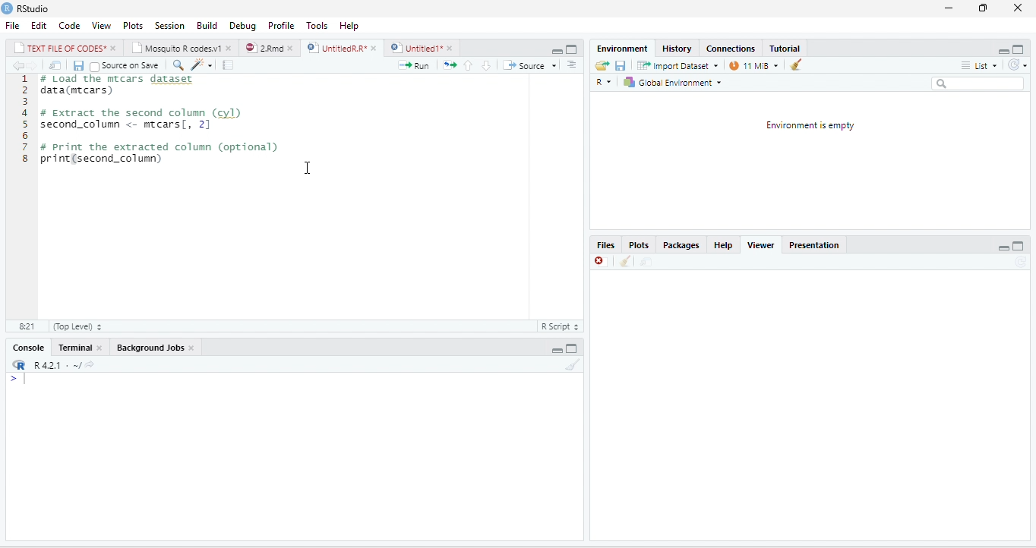 This screenshot has height=548, width=1036. Describe the element at coordinates (17, 65) in the screenshot. I see `previous ` at that location.